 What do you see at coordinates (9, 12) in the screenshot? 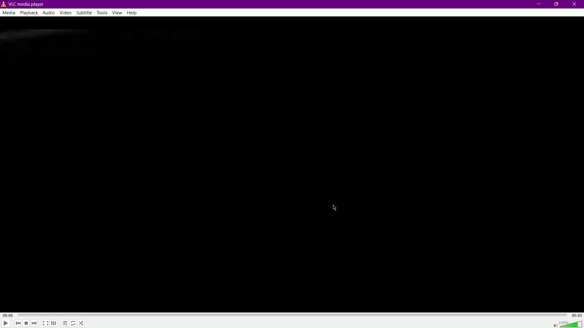
I see `Media ` at bounding box center [9, 12].